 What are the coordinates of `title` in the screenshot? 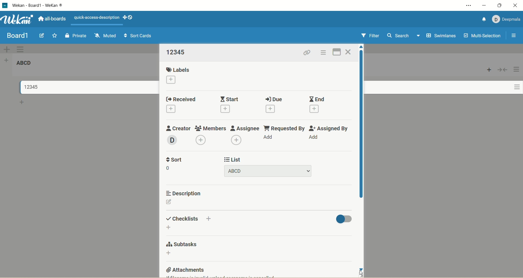 It's located at (29, 87).